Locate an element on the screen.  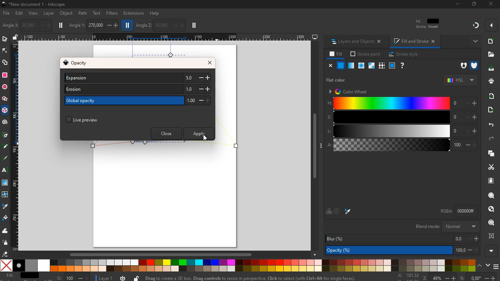
down is located at coordinates (488, 266).